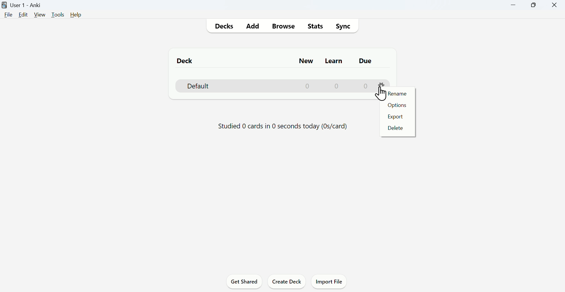  Describe the element at coordinates (7, 15) in the screenshot. I see `File` at that location.